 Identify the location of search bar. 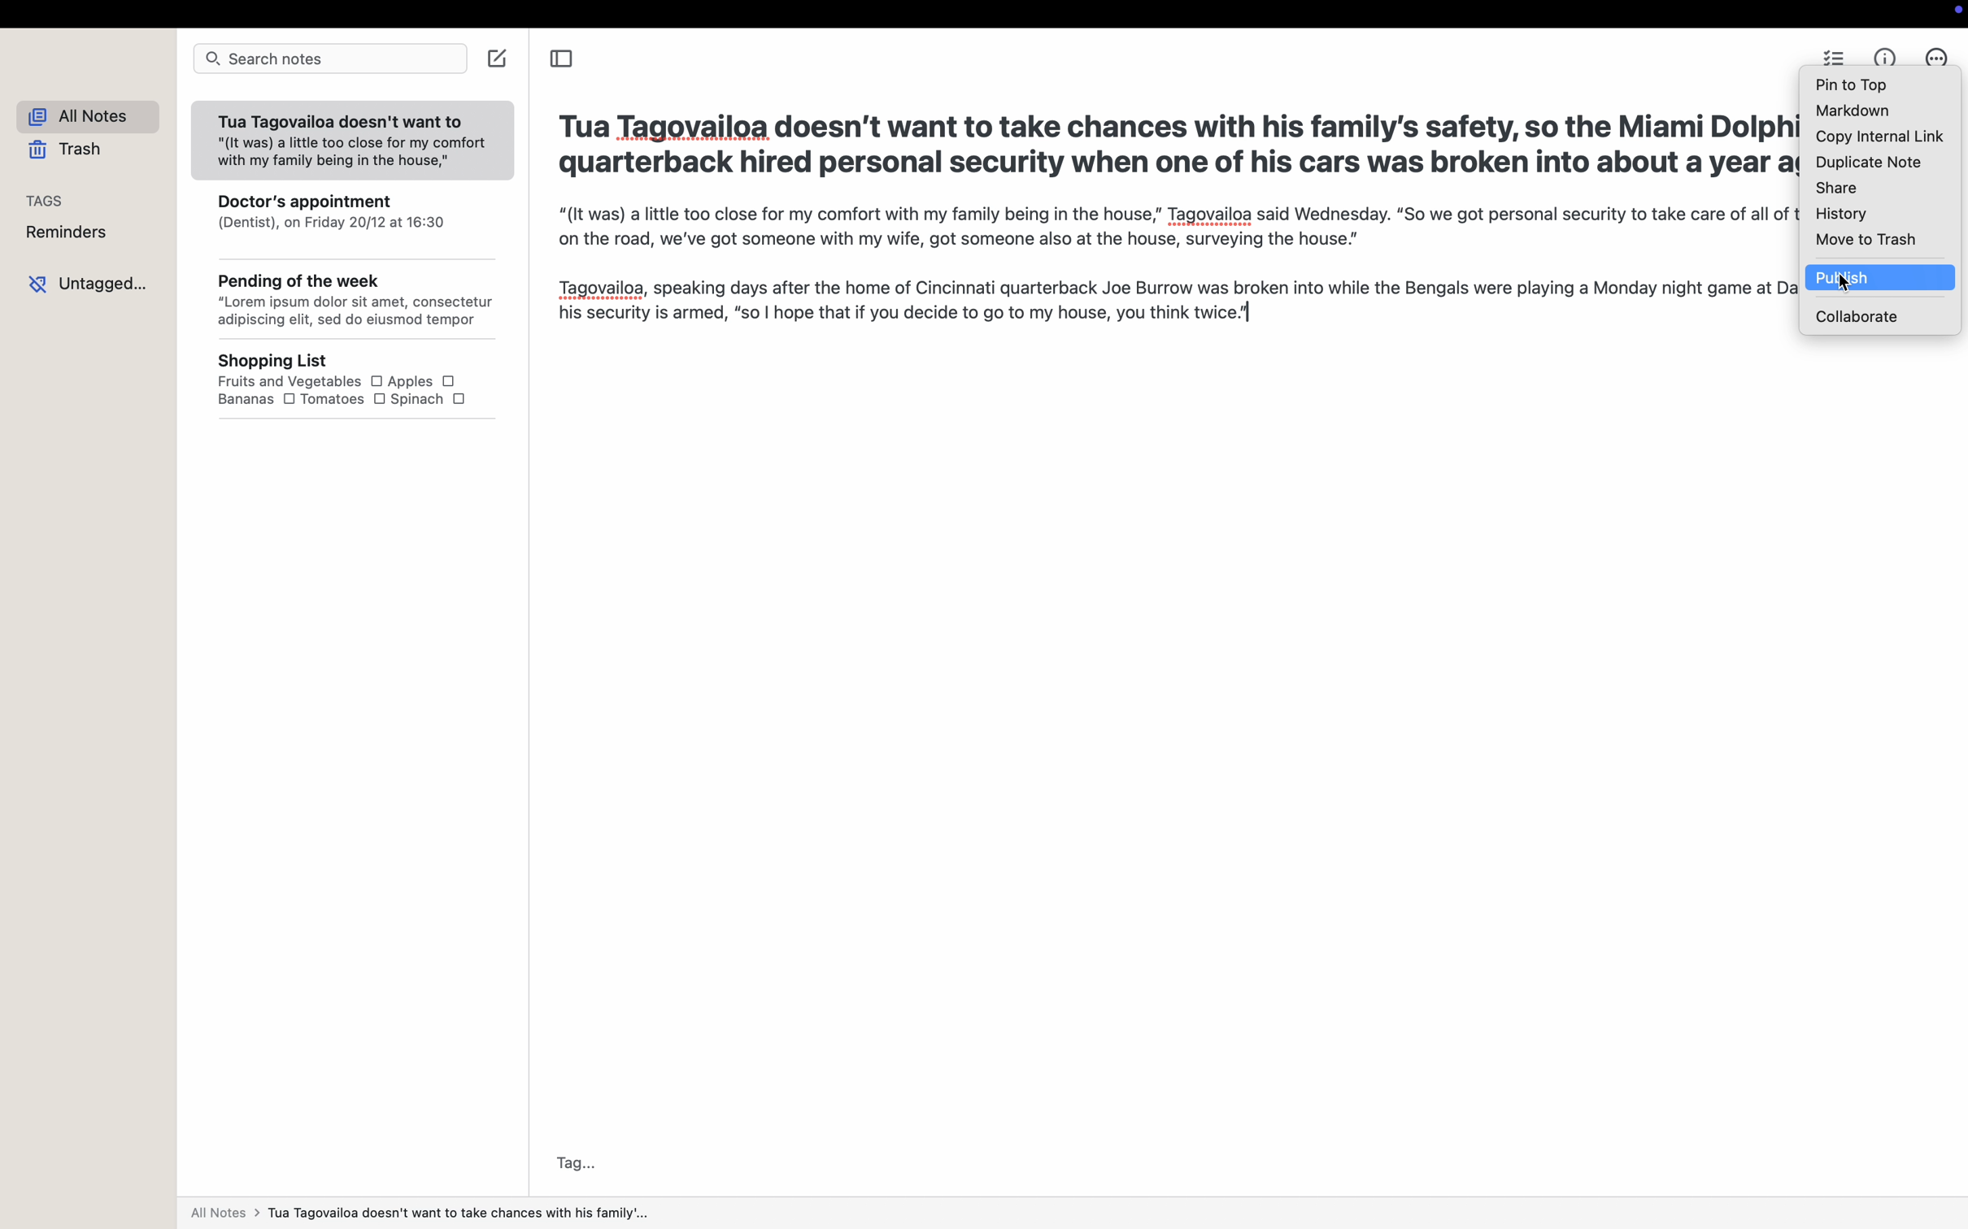
(329, 59).